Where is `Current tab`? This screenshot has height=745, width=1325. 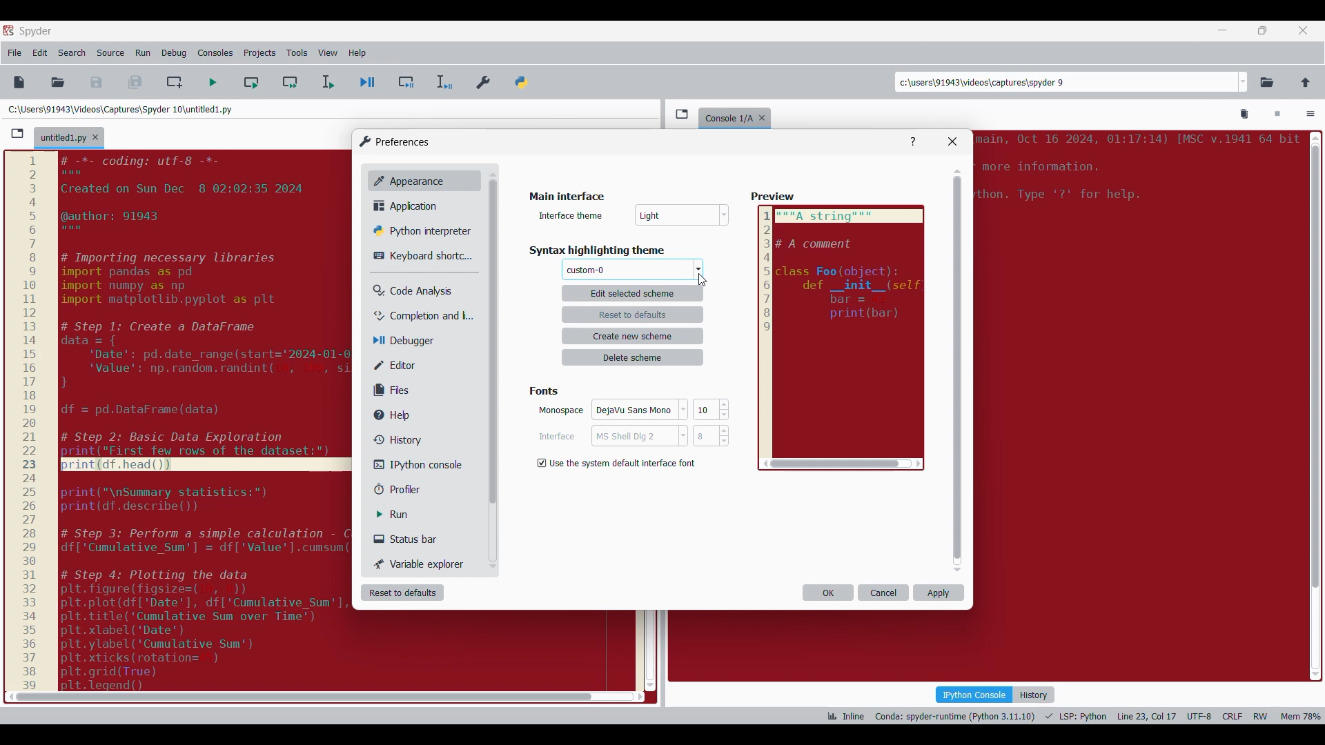
Current tab is located at coordinates (63, 139).